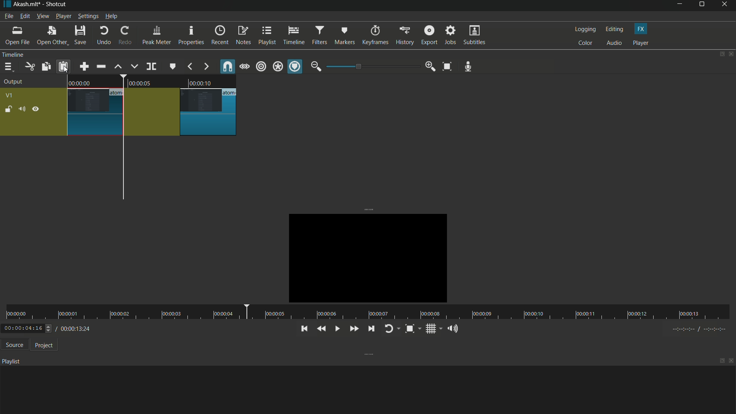  I want to click on view menu, so click(42, 16).